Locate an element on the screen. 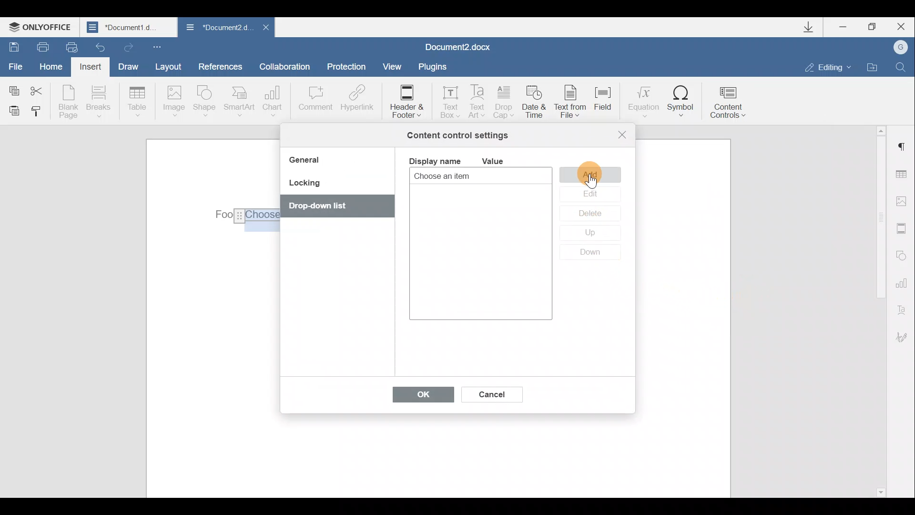 The height and width of the screenshot is (515, 915). Copy is located at coordinates (13, 89).